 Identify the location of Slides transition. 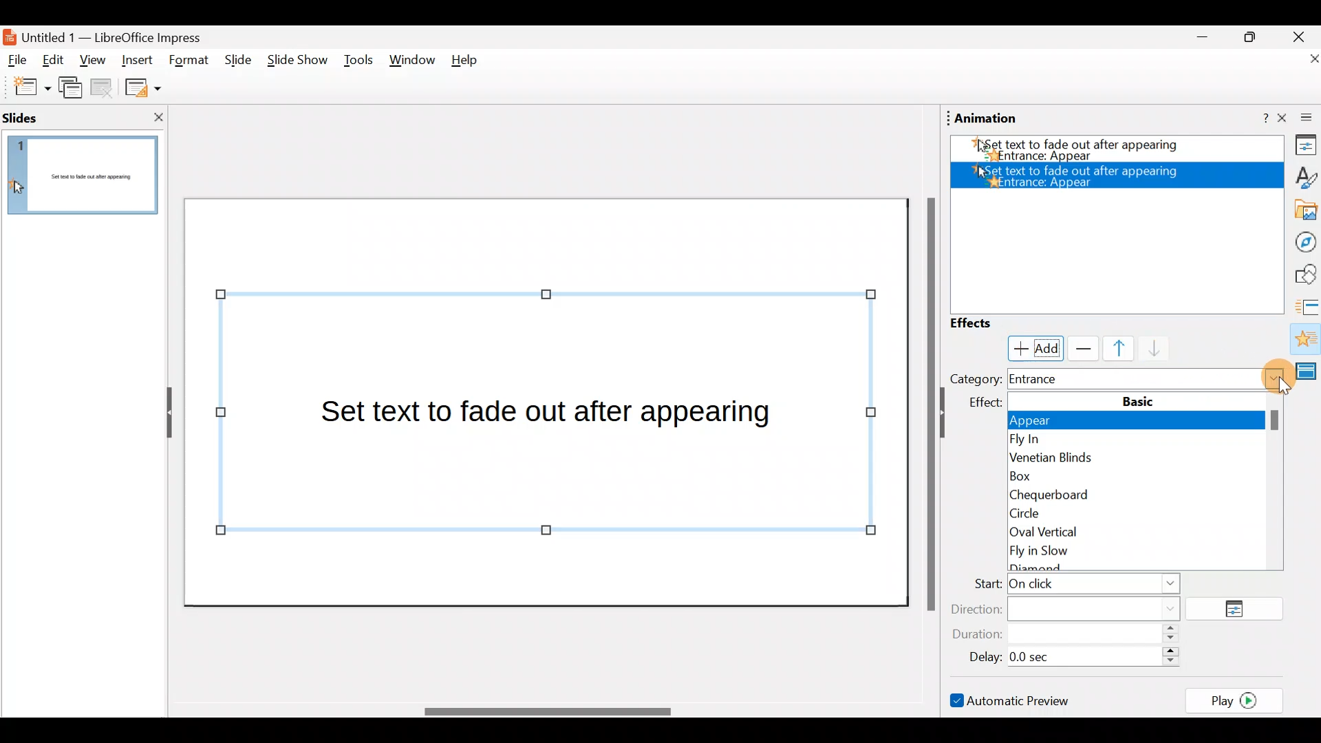
(1307, 305).